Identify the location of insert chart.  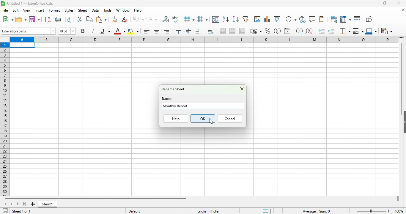
(267, 19).